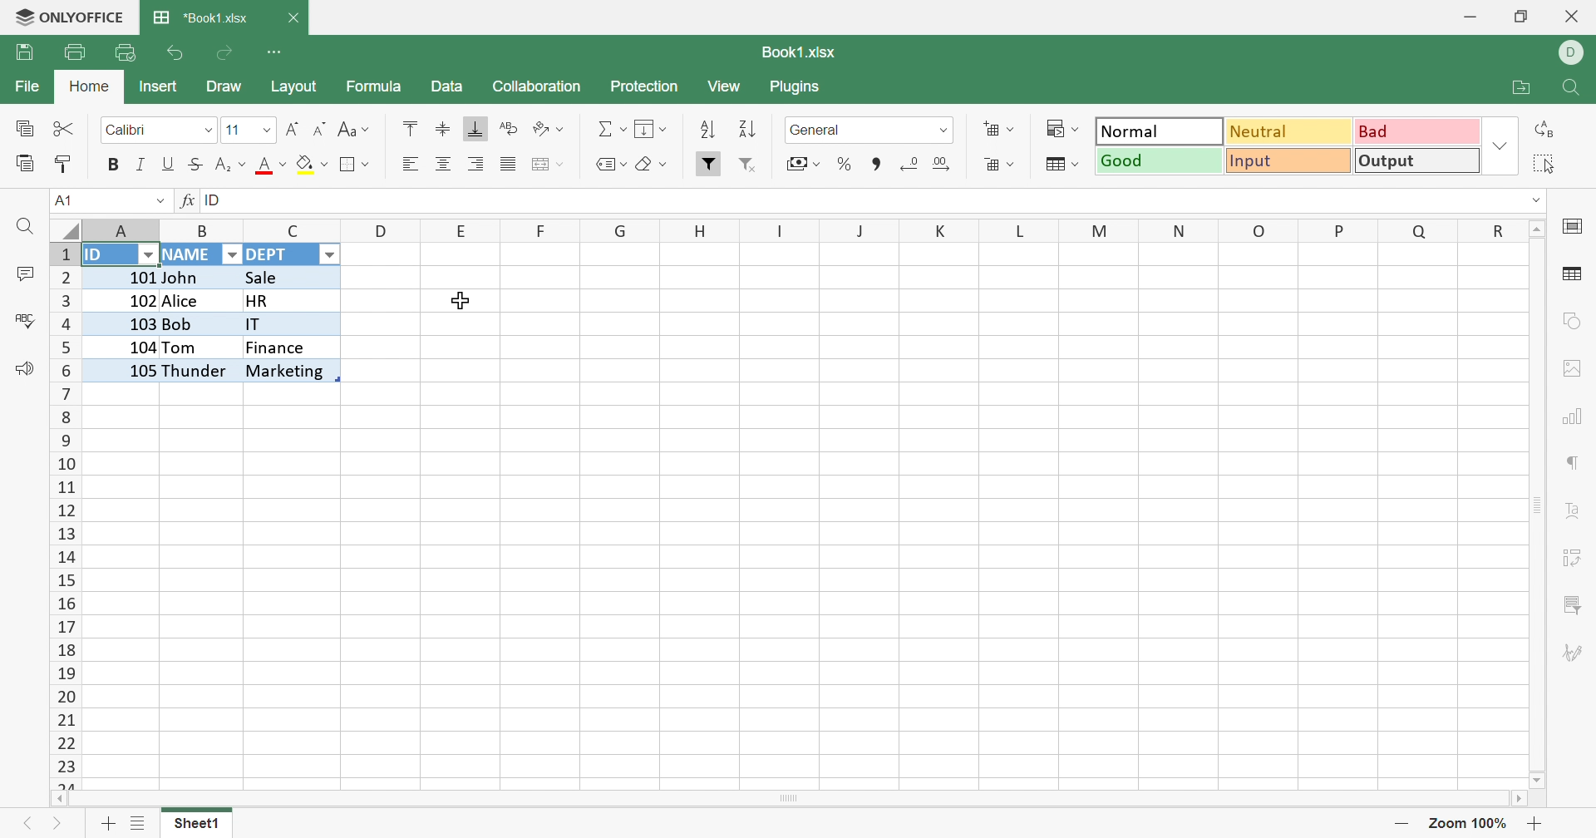 This screenshot has width=1596, height=838. Describe the element at coordinates (71, 18) in the screenshot. I see `ONLYOFFICE` at that location.